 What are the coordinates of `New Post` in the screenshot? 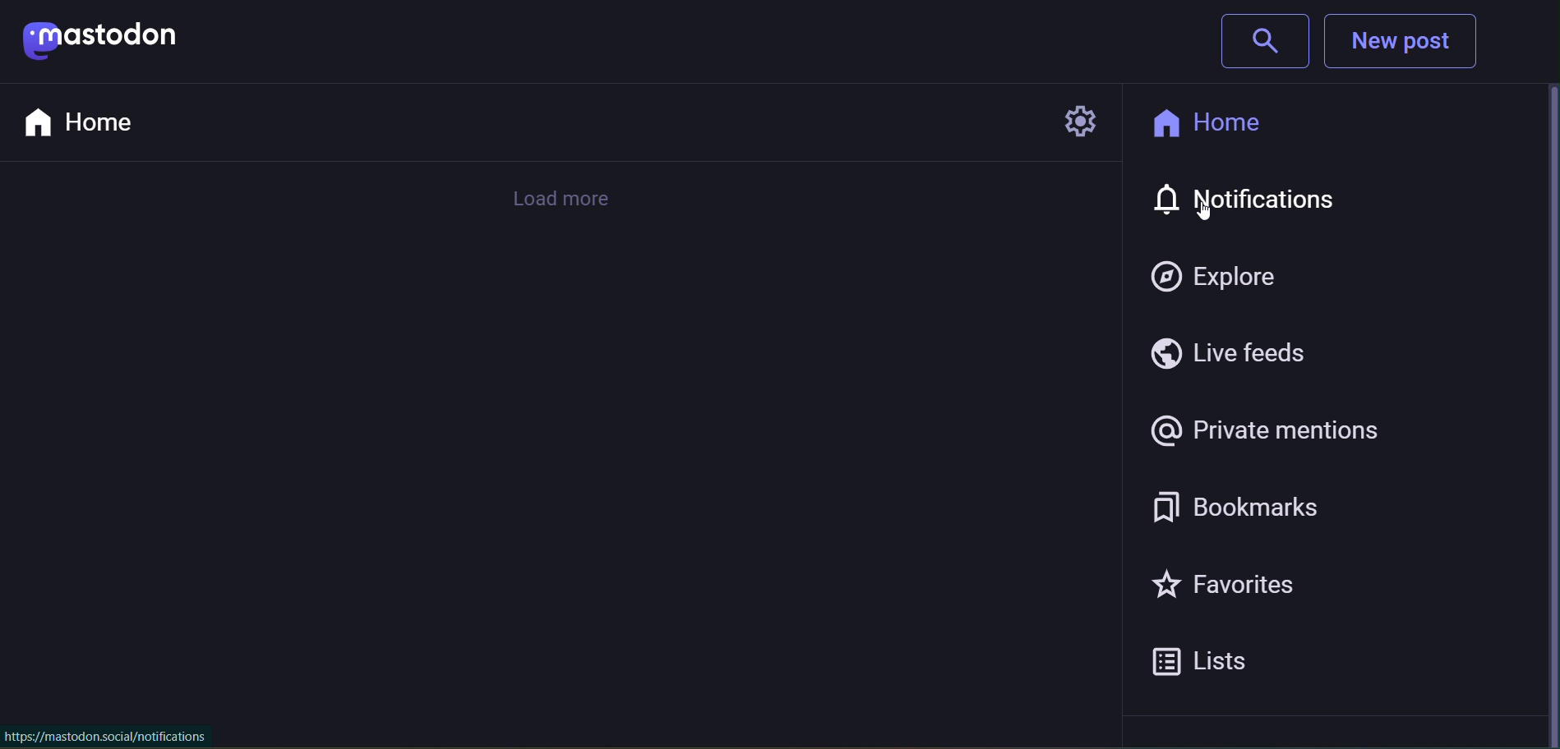 It's located at (1405, 44).